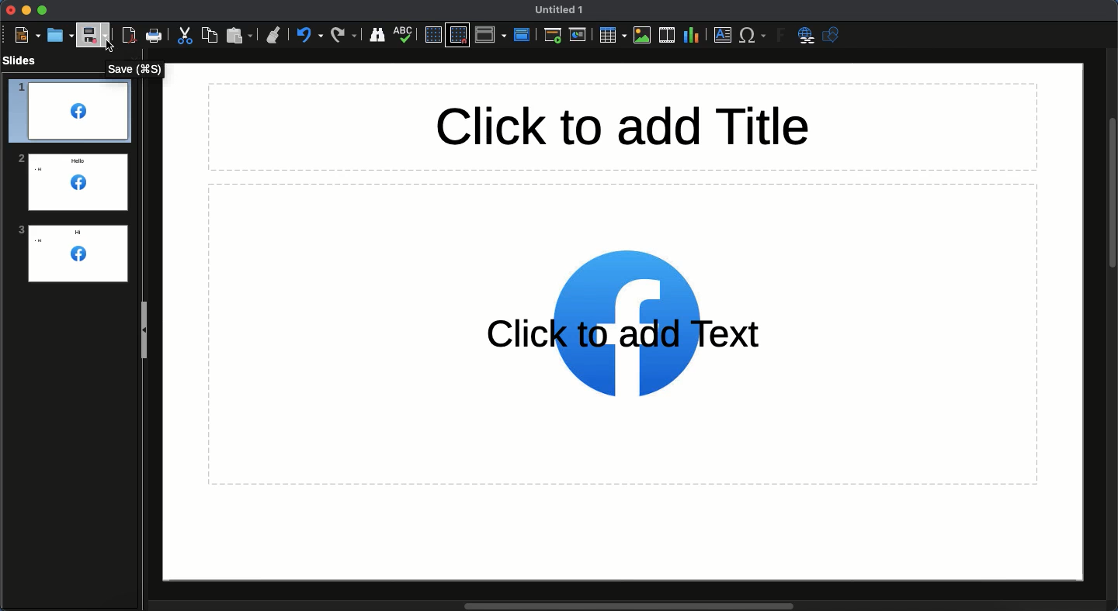  I want to click on Snap to grid, so click(457, 35).